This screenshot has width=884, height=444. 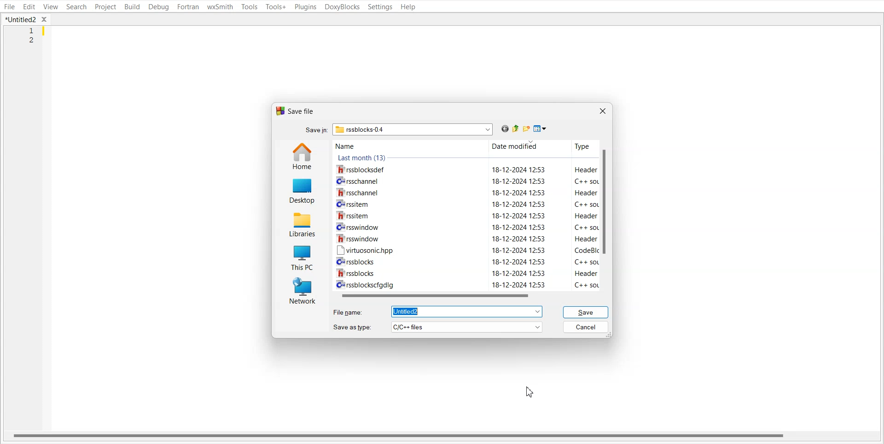 What do you see at coordinates (159, 6) in the screenshot?
I see `Debug` at bounding box center [159, 6].